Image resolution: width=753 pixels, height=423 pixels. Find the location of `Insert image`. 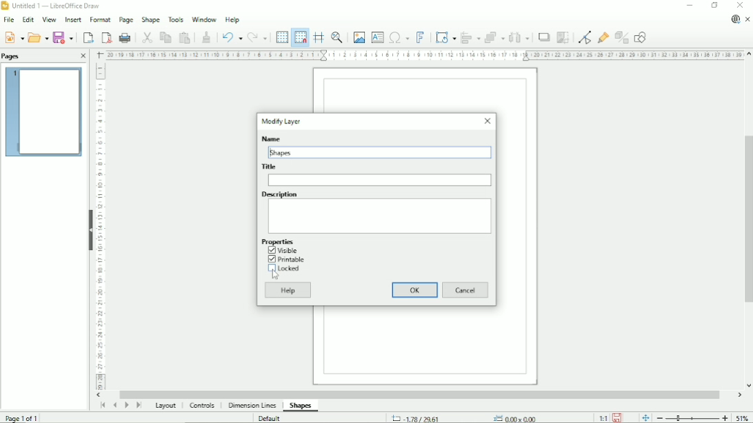

Insert image is located at coordinates (359, 36).